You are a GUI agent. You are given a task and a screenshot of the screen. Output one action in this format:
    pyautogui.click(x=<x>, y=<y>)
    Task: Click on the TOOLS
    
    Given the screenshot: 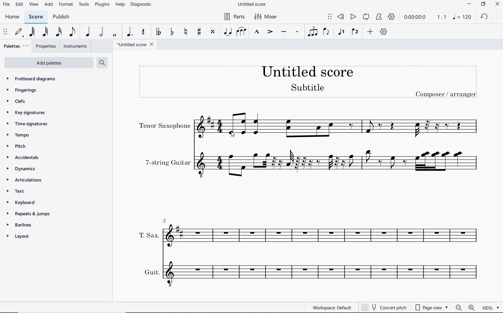 What is the action you would take?
    pyautogui.click(x=84, y=5)
    